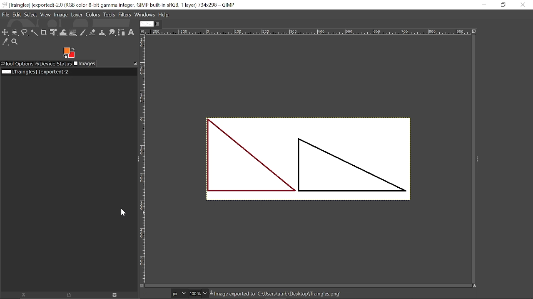  I want to click on Current image, so click(308, 159).